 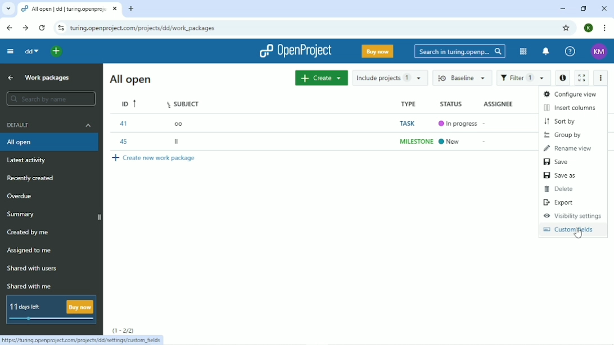 I want to click on Status, so click(x=451, y=103).